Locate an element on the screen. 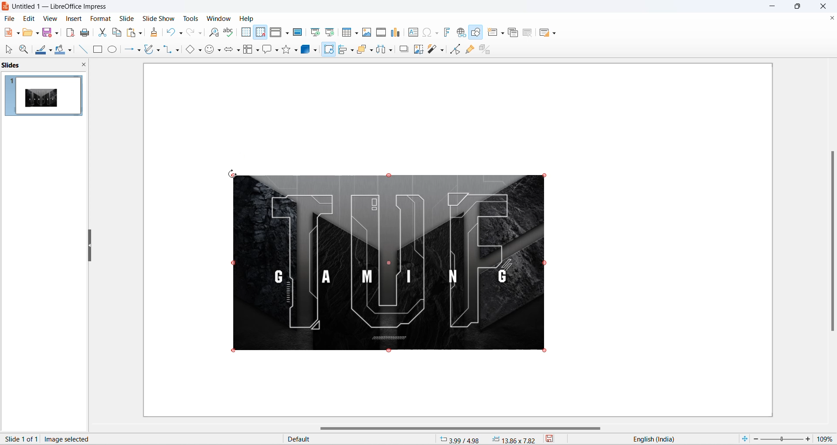  line is located at coordinates (81, 49).